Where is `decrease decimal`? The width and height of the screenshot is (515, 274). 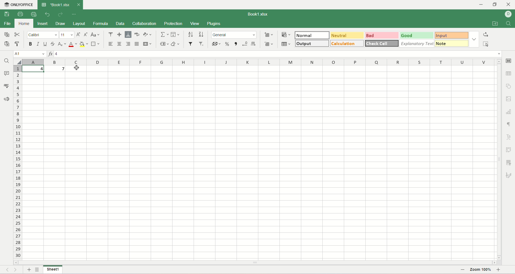 decrease decimal is located at coordinates (245, 44).